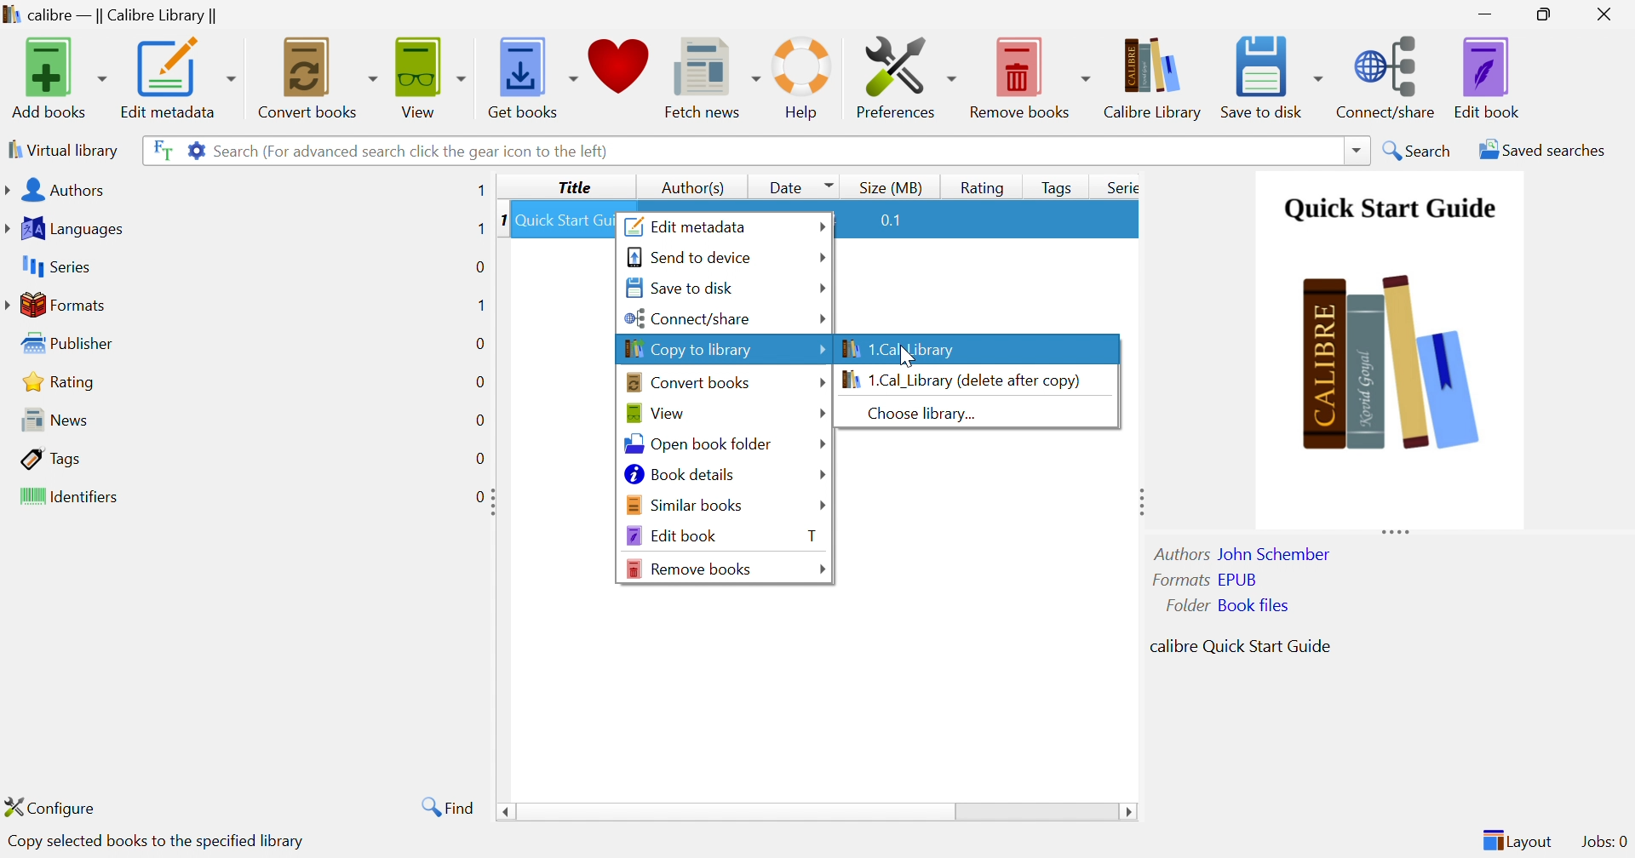 Image resolution: width=1635 pixels, height=858 pixels. Describe the element at coordinates (450, 807) in the screenshot. I see `Find` at that location.